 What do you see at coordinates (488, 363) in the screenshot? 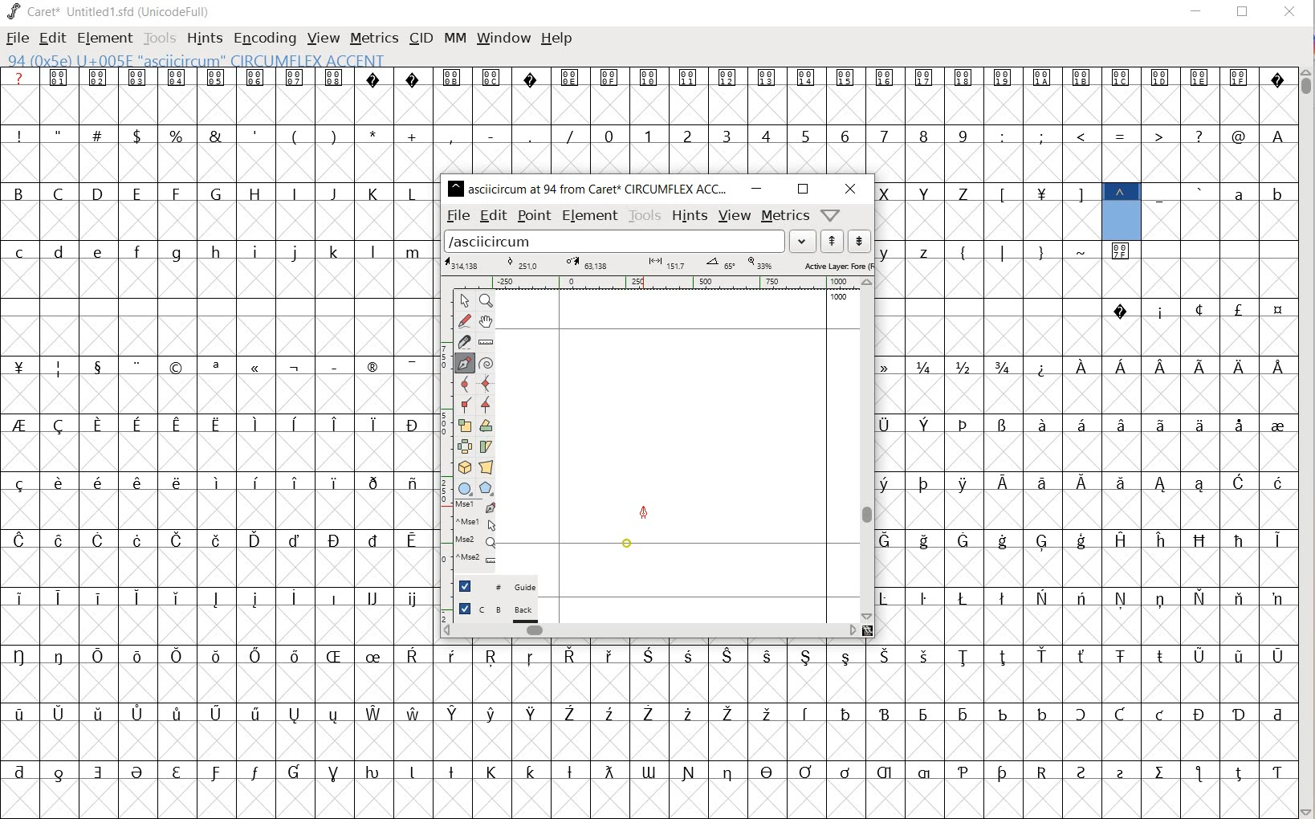
I see `change whether spiro is active or not` at bounding box center [488, 363].